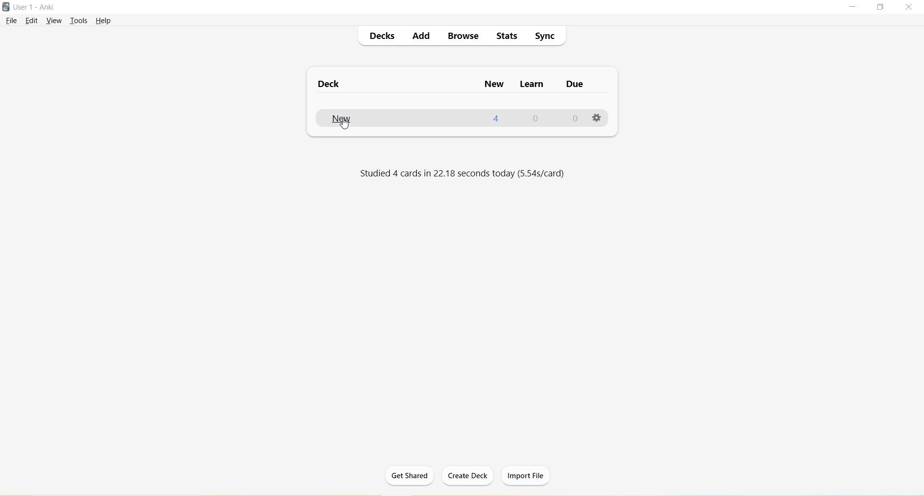 The image size is (924, 496). Describe the element at coordinates (525, 476) in the screenshot. I see `Import file` at that location.